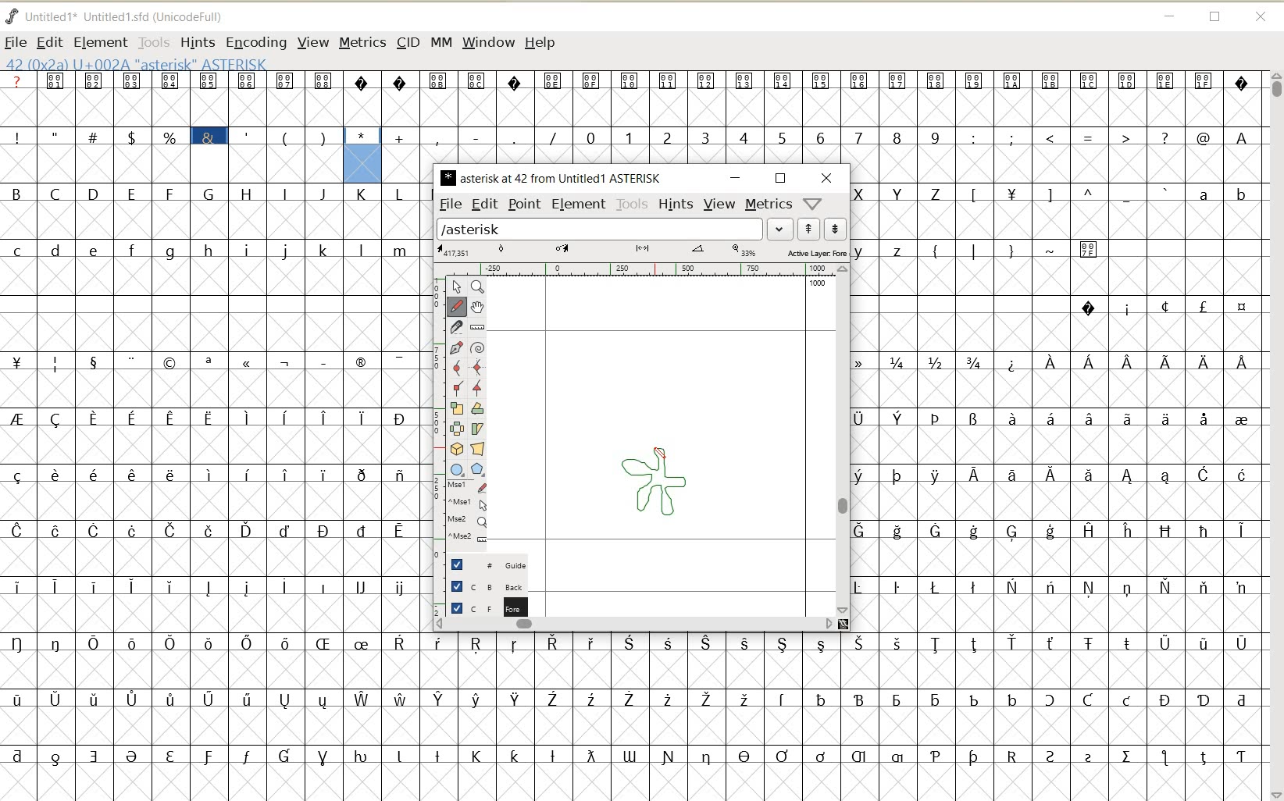 This screenshot has height=801, width=1284. What do you see at coordinates (636, 717) in the screenshot?
I see `GLYPHY CHARACTERS` at bounding box center [636, 717].